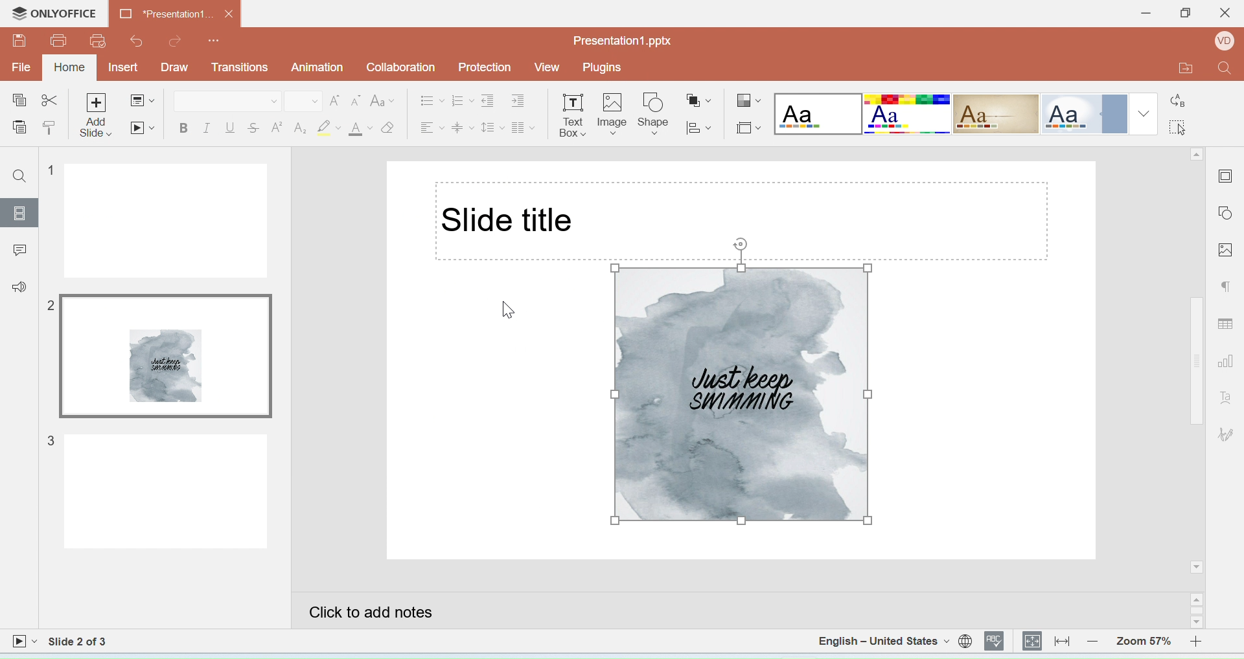 This screenshot has height=659, width=1244. I want to click on Subscript, so click(300, 128).